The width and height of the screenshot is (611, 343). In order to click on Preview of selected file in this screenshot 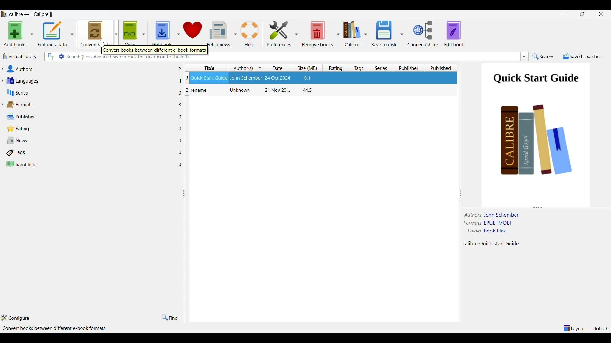, I will do `click(535, 131)`.